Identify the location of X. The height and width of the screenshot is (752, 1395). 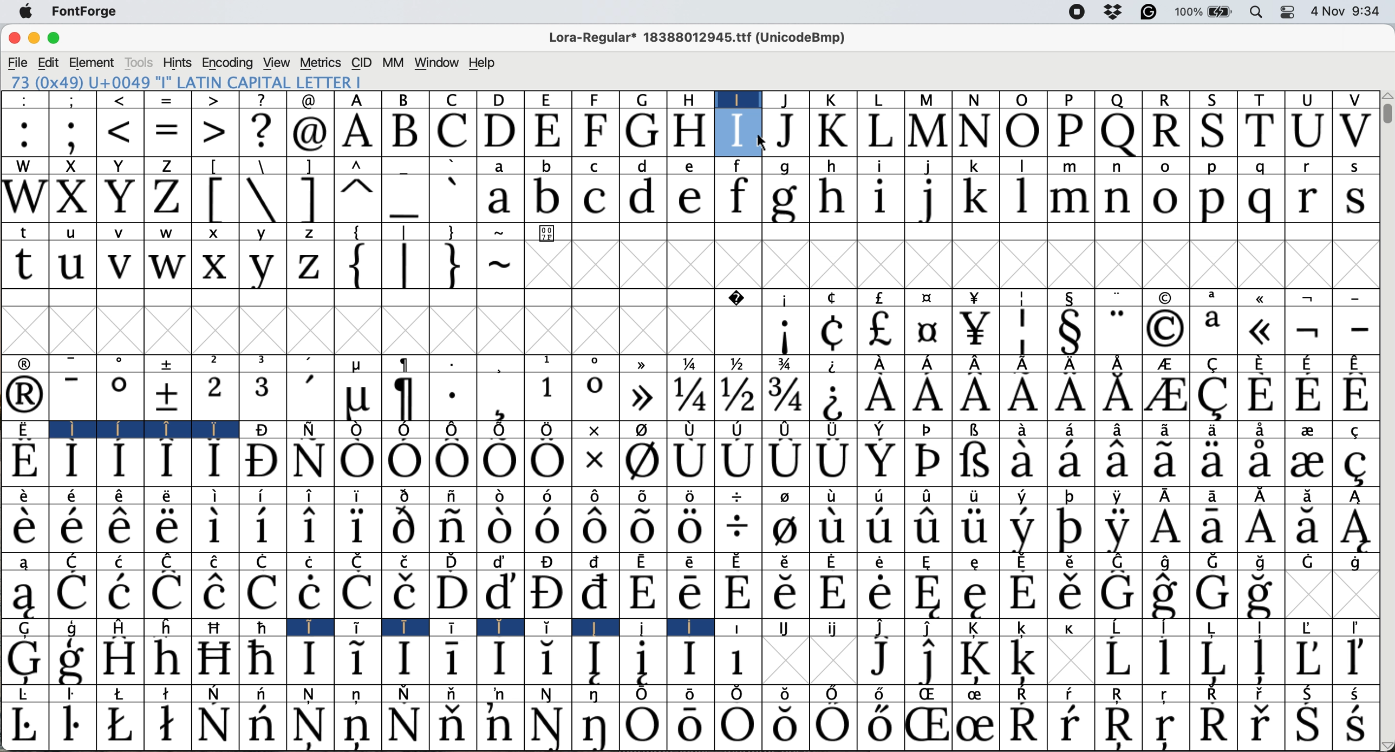
(71, 166).